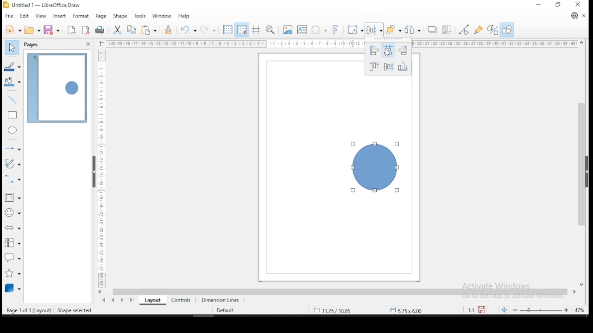 This screenshot has height=333, width=593. Describe the element at coordinates (503, 309) in the screenshot. I see `fir document to window` at that location.